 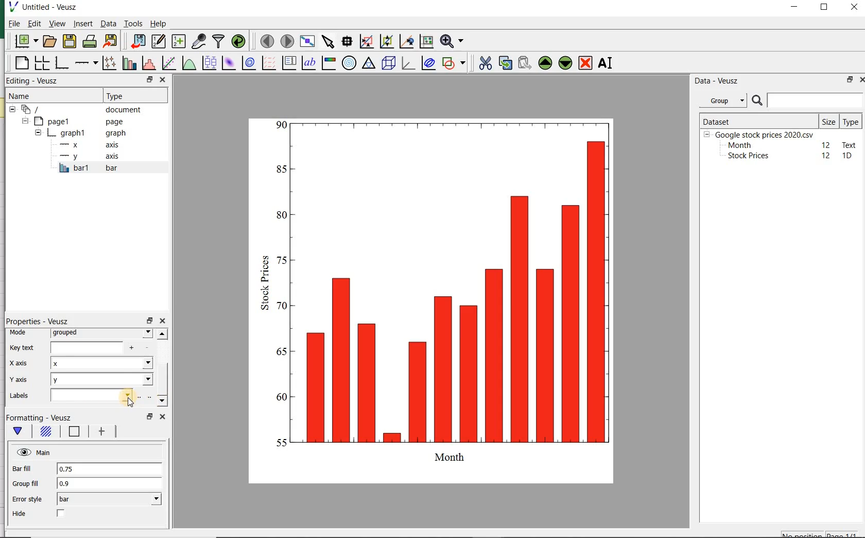 I want to click on Bar fill, so click(x=22, y=469).